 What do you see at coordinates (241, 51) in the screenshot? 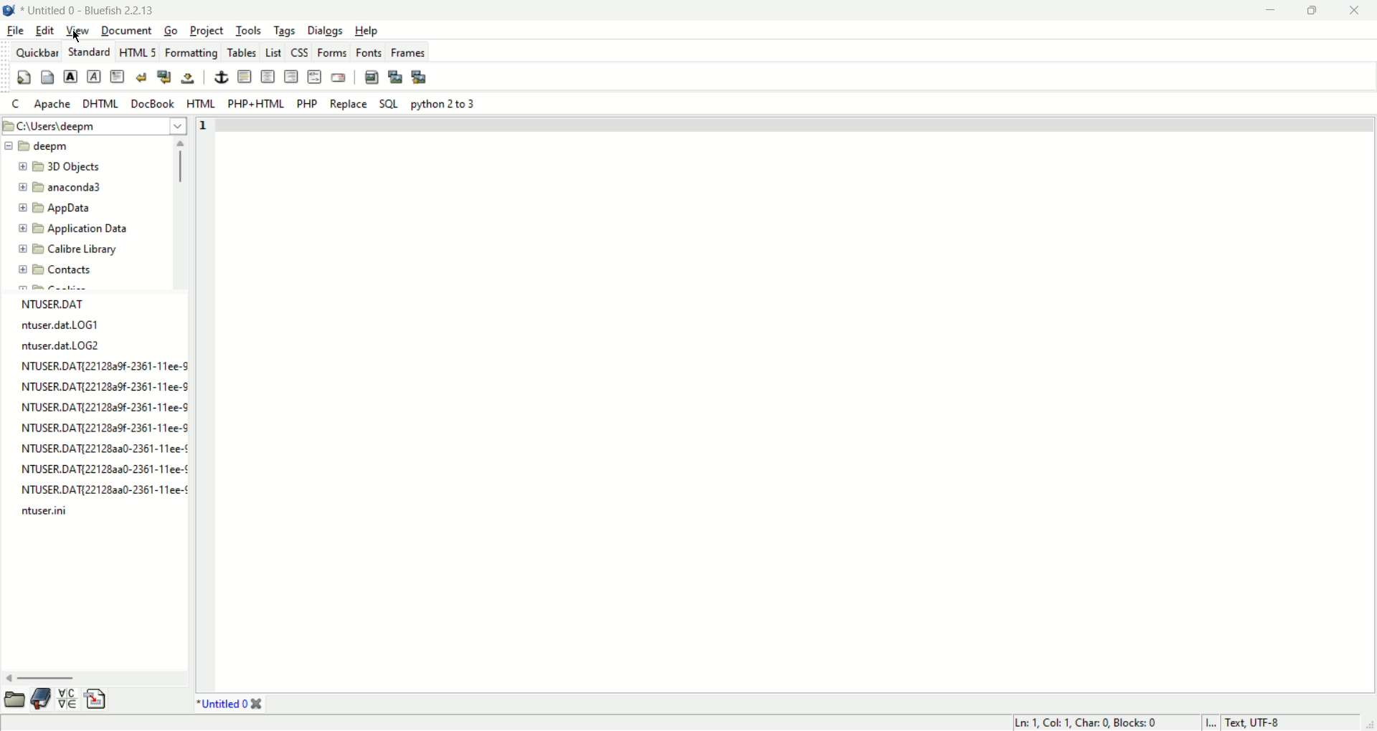
I see `tables` at bounding box center [241, 51].